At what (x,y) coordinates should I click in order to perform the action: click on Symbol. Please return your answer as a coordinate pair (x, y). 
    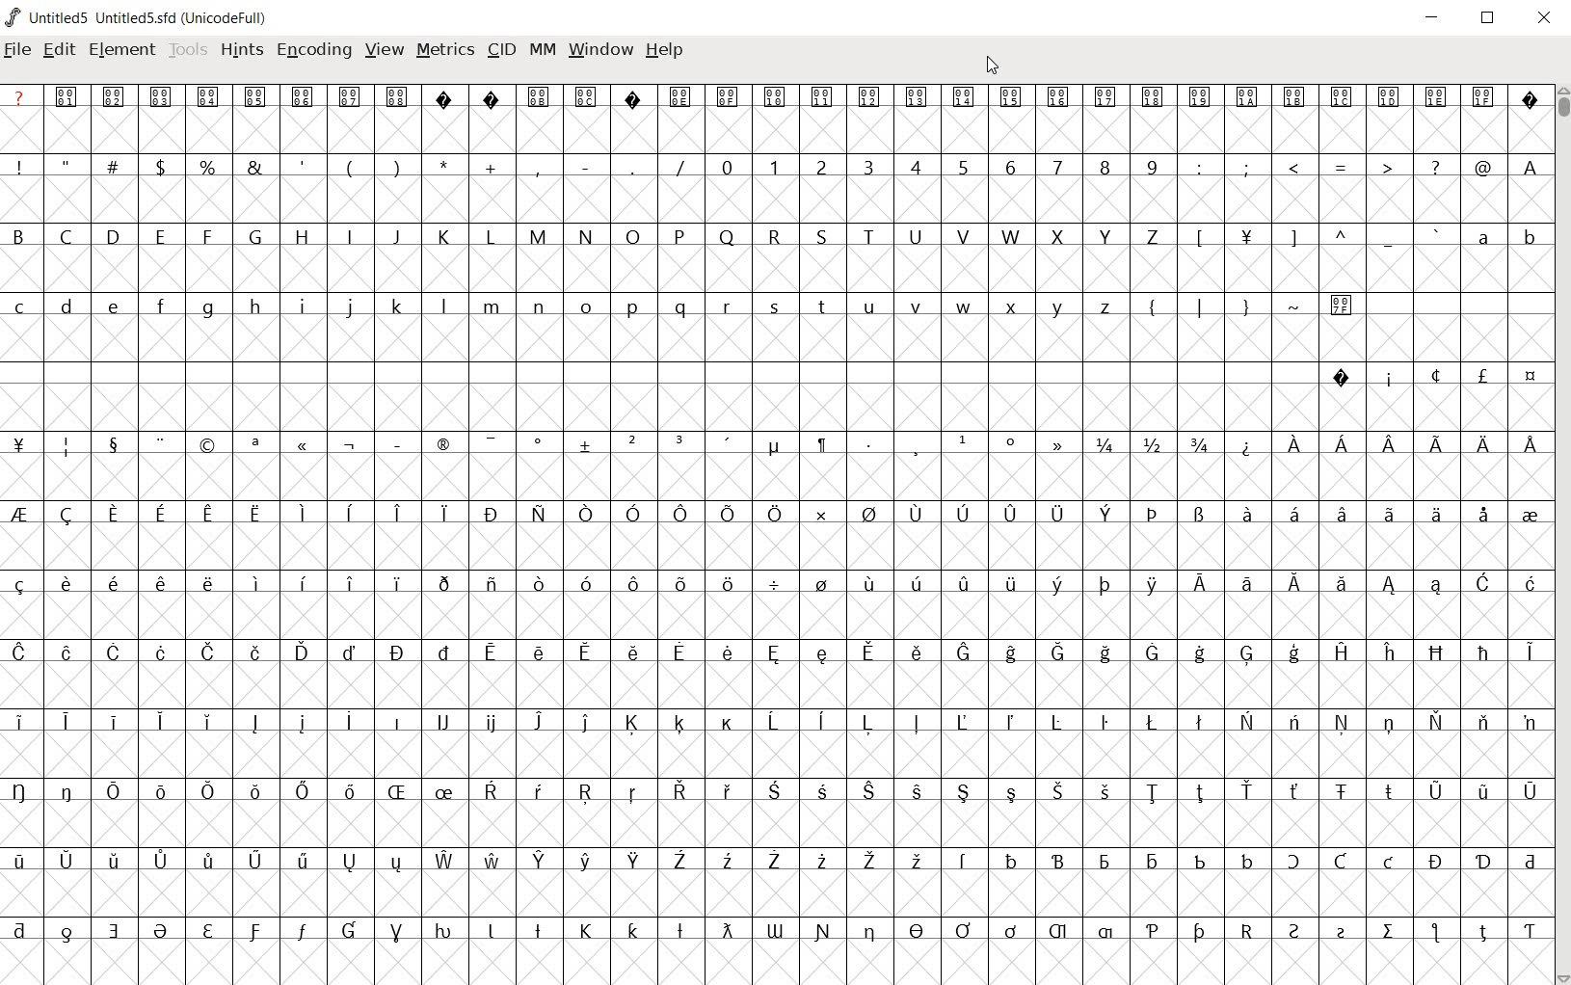
    Looking at the image, I should click on (1344, 723).